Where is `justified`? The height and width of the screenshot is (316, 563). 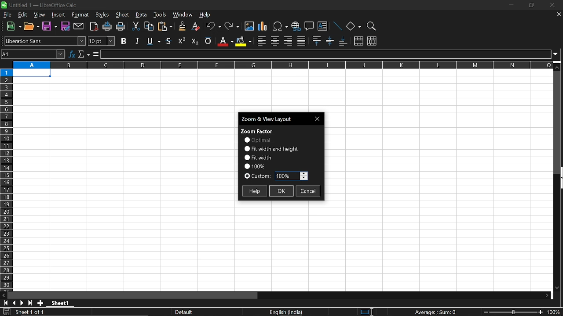
justified is located at coordinates (302, 41).